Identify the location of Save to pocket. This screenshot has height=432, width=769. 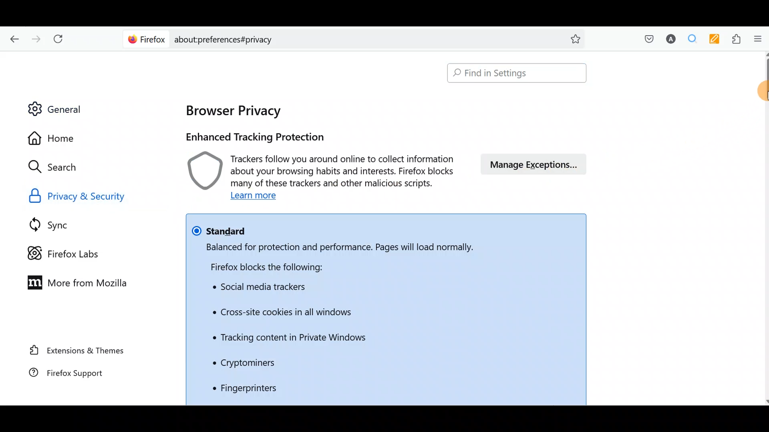
(646, 38).